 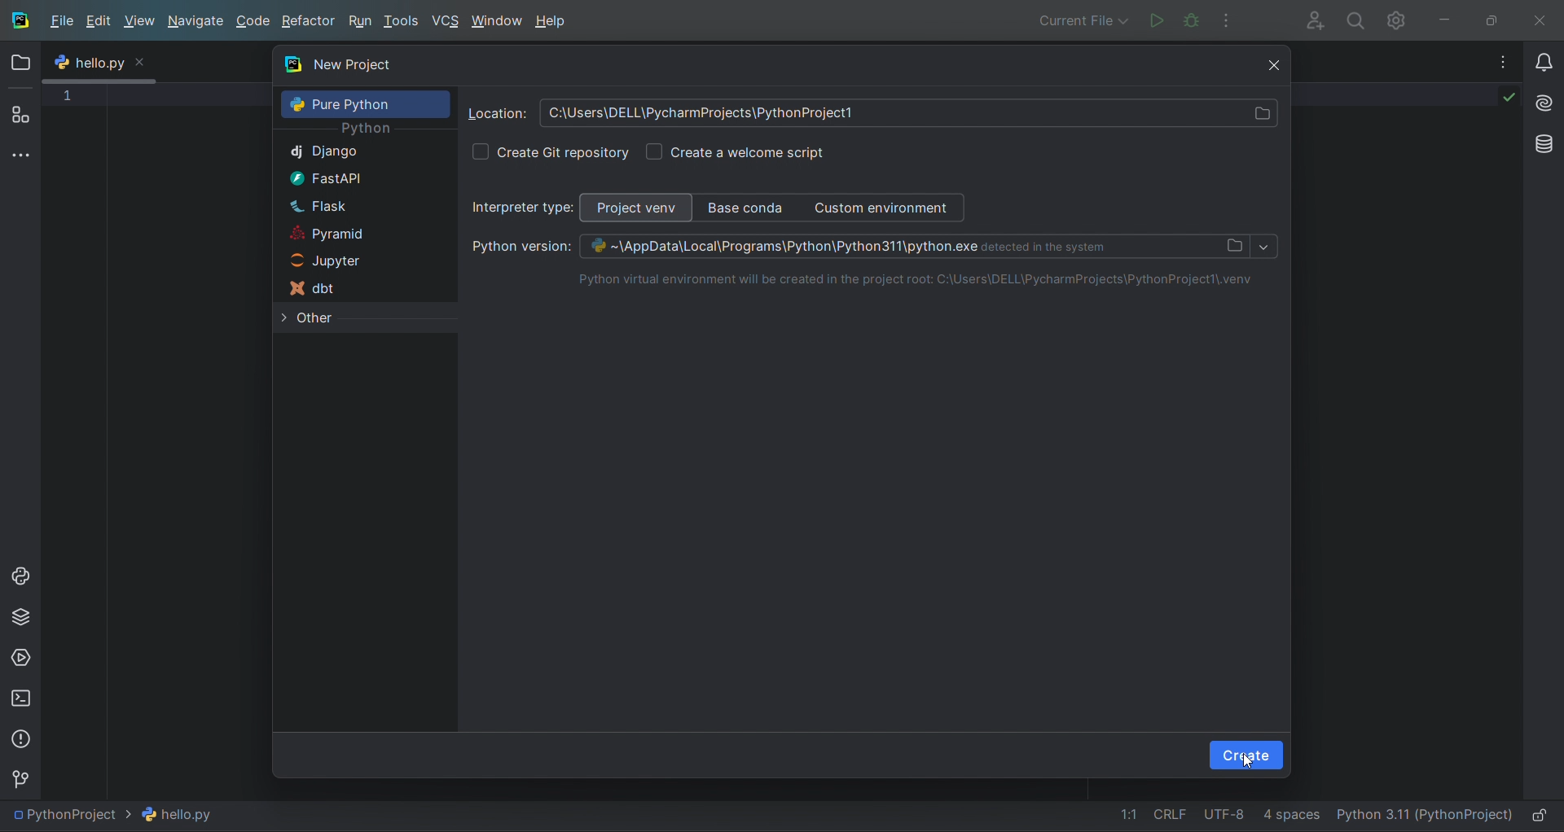 I want to click on python console, so click(x=20, y=576).